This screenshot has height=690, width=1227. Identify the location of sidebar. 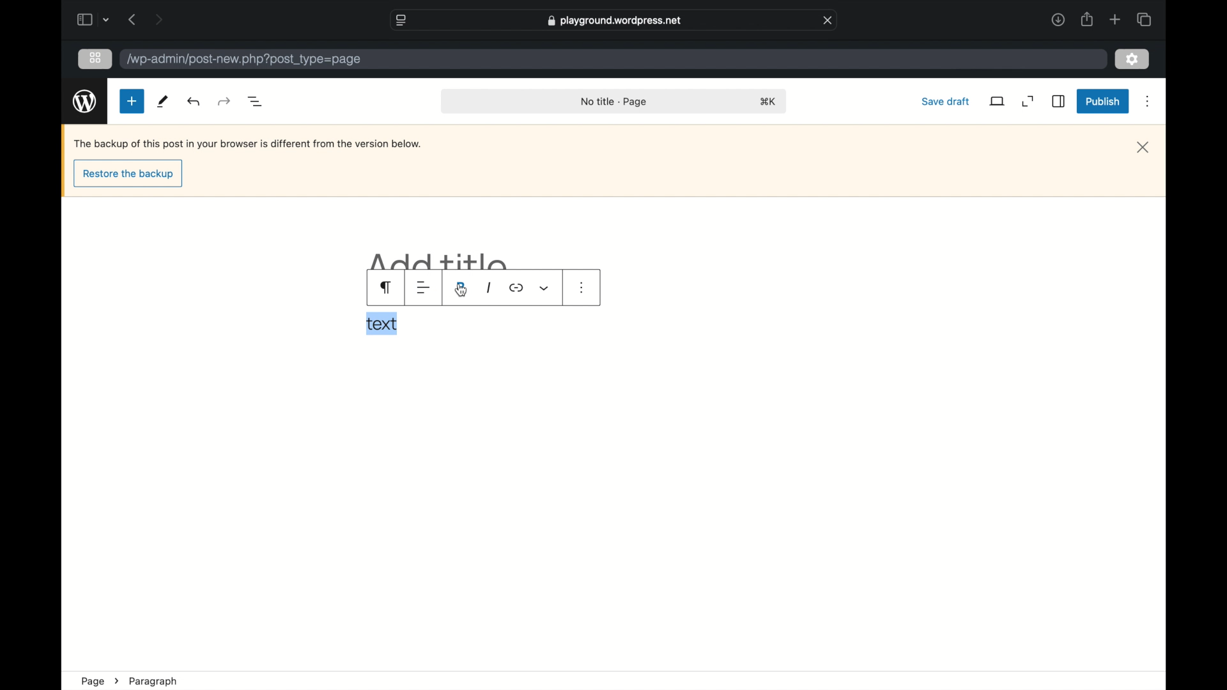
(84, 19).